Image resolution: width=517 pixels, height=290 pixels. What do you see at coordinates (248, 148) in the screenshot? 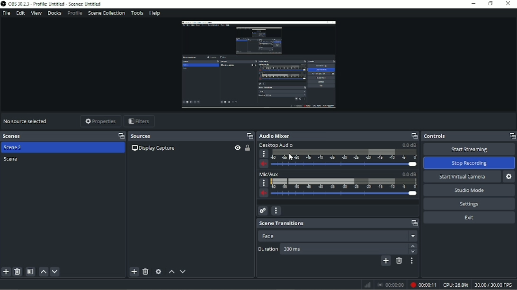
I see `Lock` at bounding box center [248, 148].